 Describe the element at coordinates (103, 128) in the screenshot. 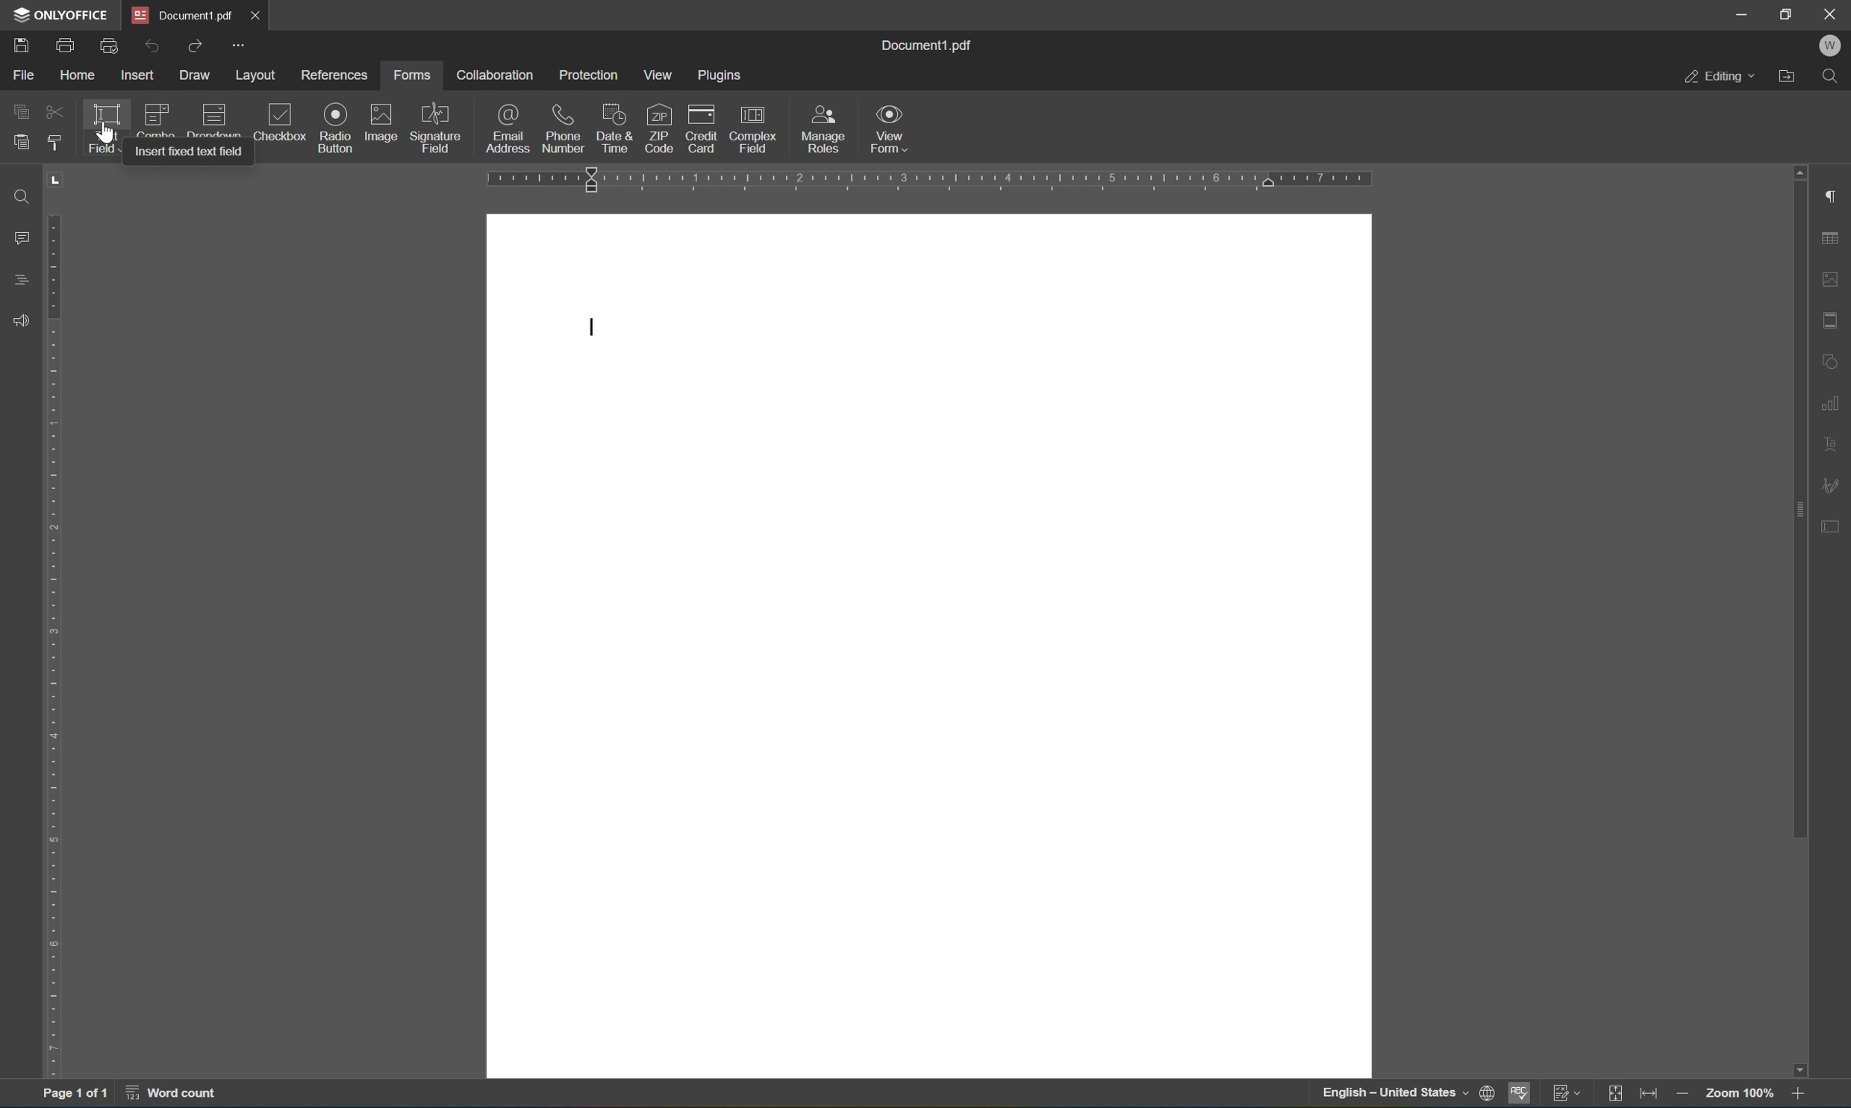

I see `text field` at that location.